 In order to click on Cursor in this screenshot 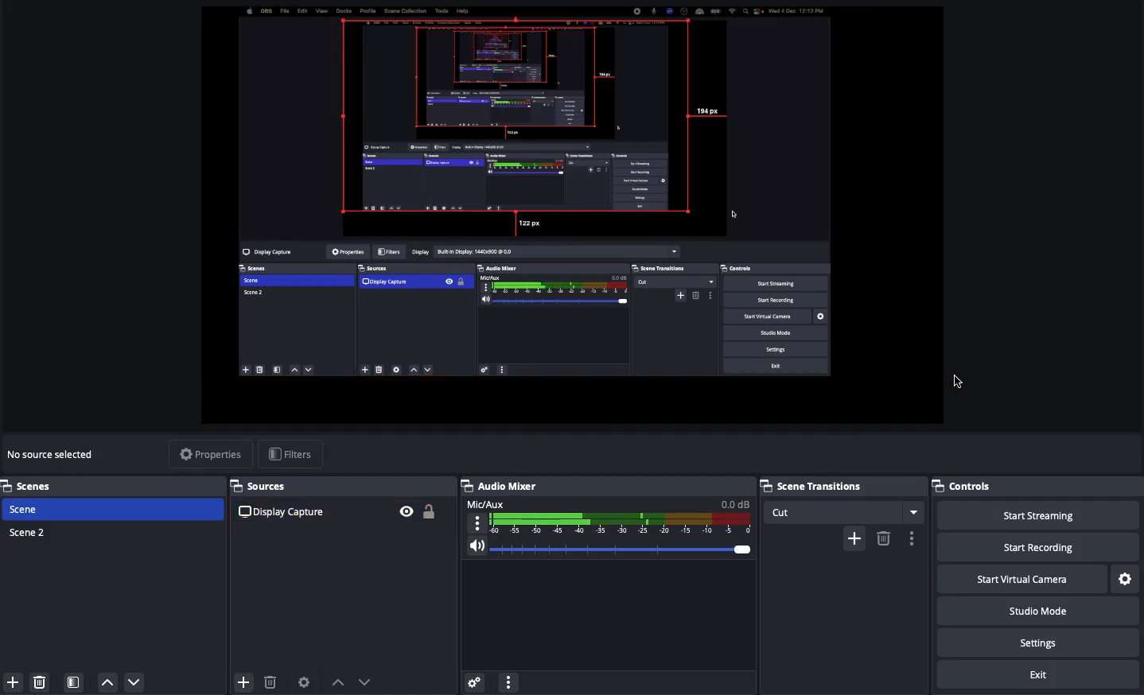, I will do `click(955, 381)`.